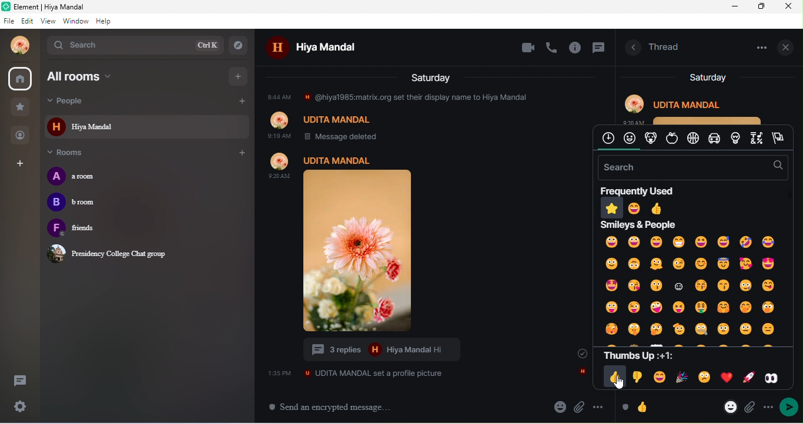  Describe the element at coordinates (16, 45) in the screenshot. I see `profile photo` at that location.